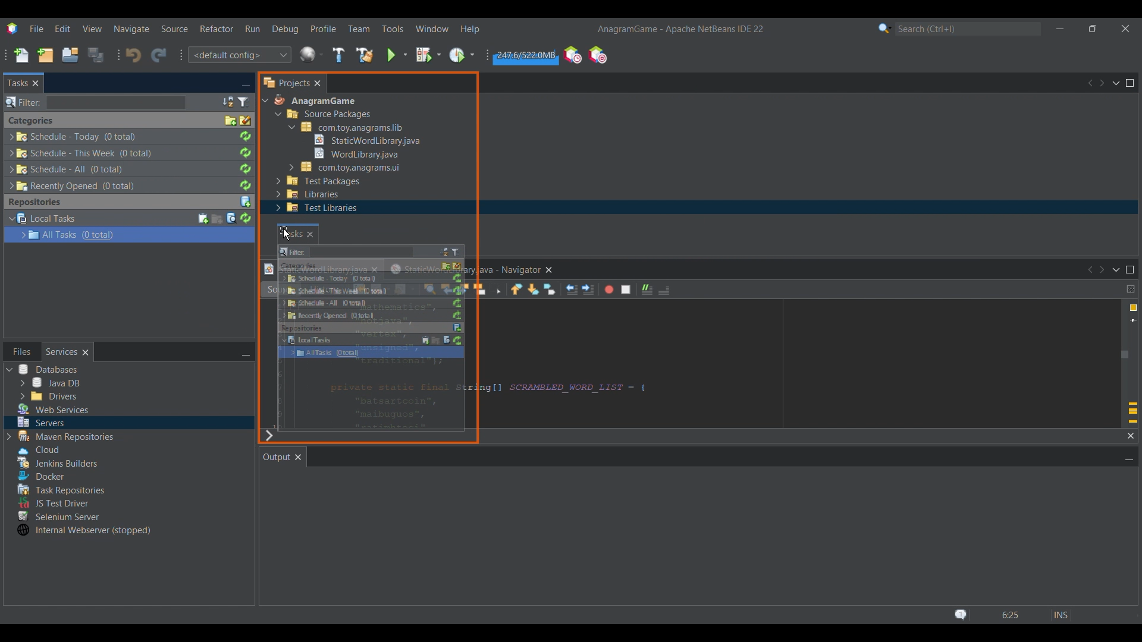 The height and width of the screenshot is (642, 1142). What do you see at coordinates (36, 83) in the screenshot?
I see `Close` at bounding box center [36, 83].